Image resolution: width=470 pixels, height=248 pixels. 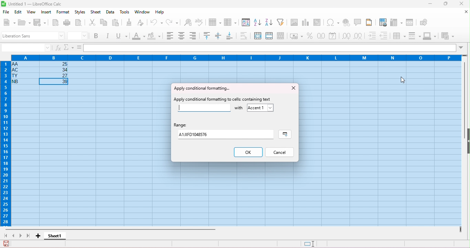 I want to click on decrease indent, so click(x=384, y=36).